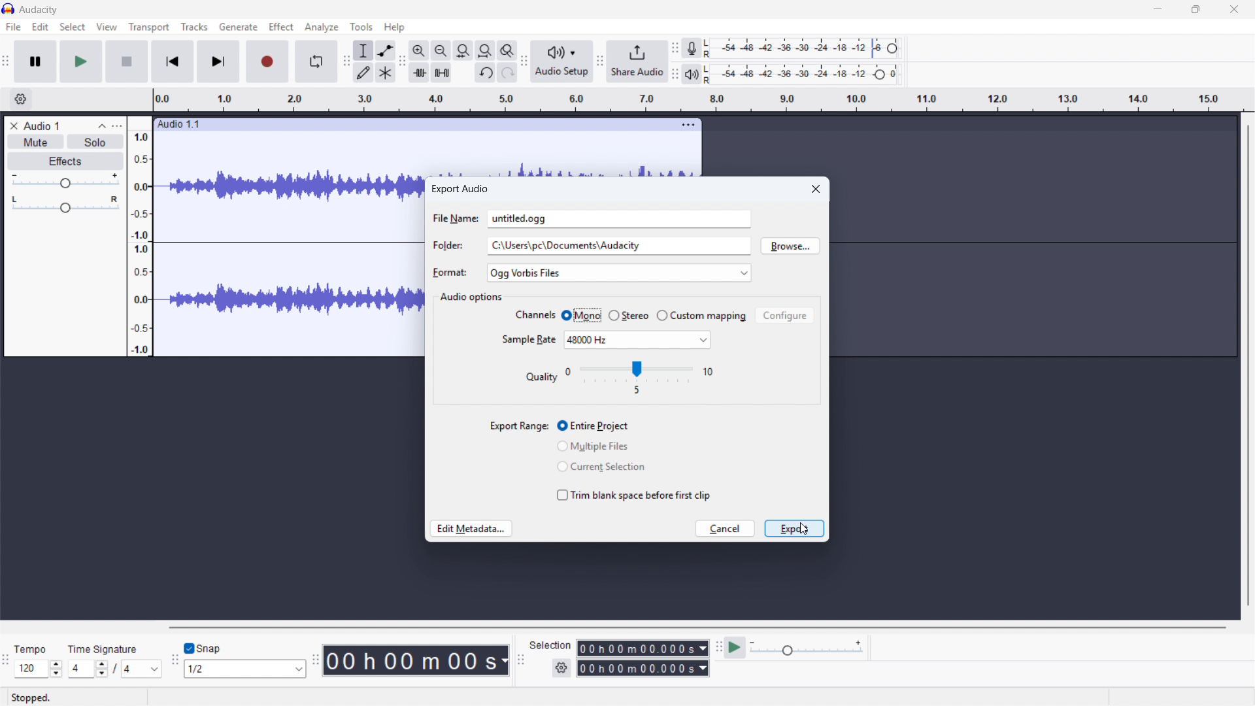 Image resolution: width=1255 pixels, height=706 pixels. Describe the element at coordinates (40, 27) in the screenshot. I see ` Edit ` at that location.